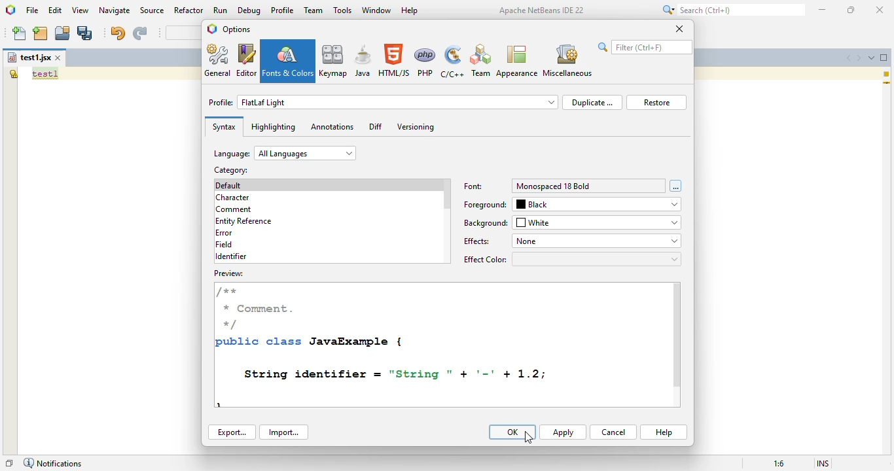 The image size is (894, 471). Describe the element at coordinates (679, 29) in the screenshot. I see `close` at that location.